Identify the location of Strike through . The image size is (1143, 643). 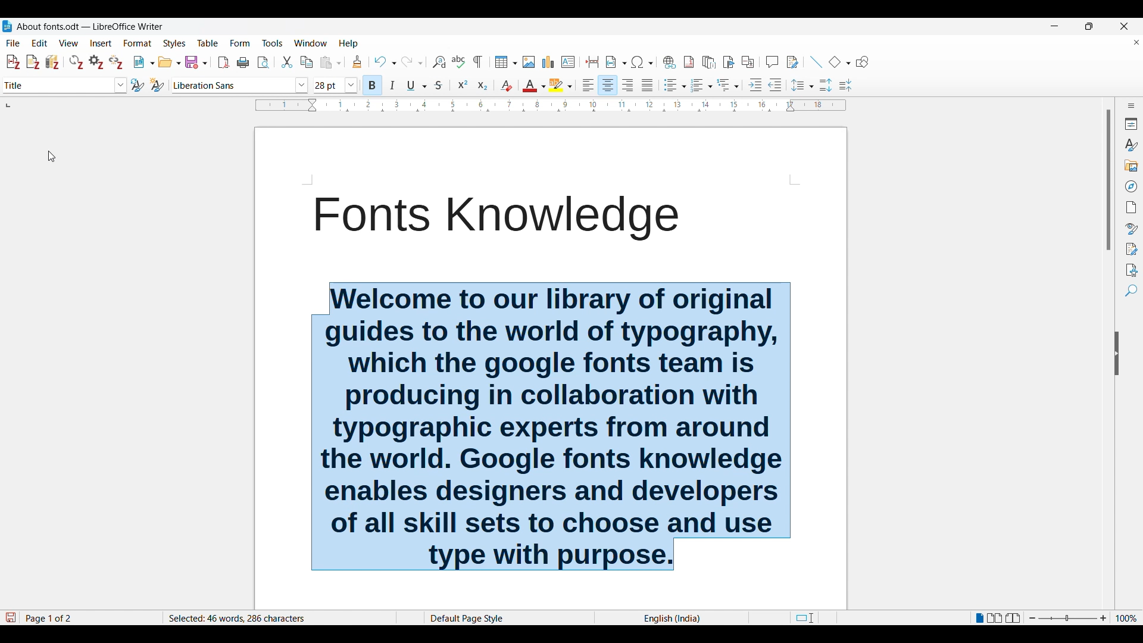
(439, 85).